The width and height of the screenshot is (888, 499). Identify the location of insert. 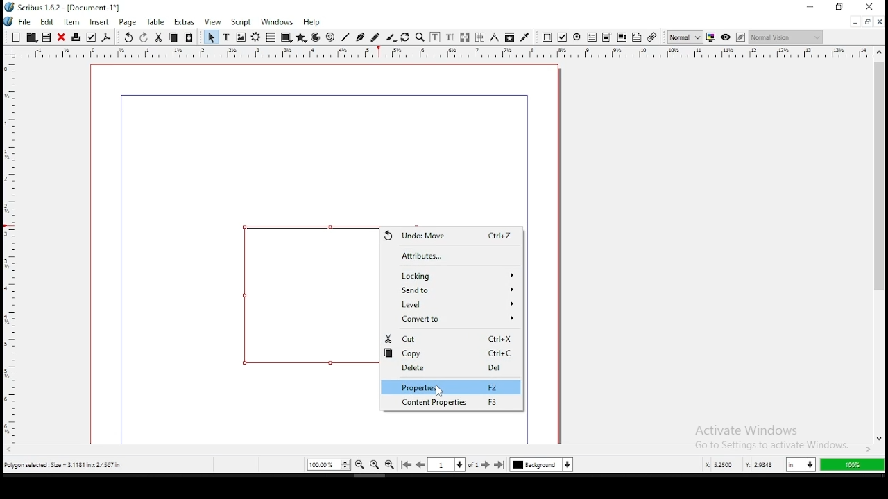
(100, 22).